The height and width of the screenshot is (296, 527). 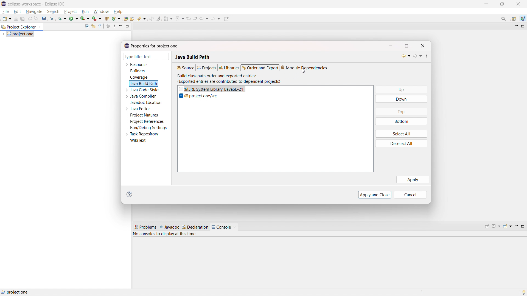 I want to click on open task, so click(x=132, y=18).